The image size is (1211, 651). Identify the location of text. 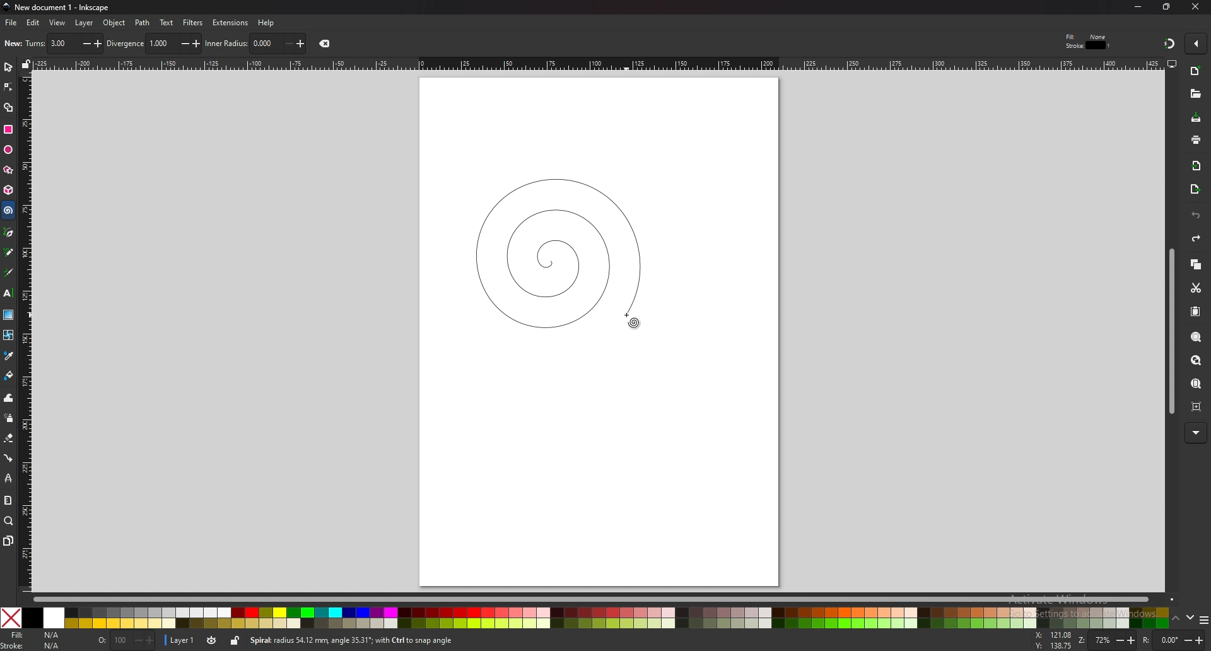
(8, 292).